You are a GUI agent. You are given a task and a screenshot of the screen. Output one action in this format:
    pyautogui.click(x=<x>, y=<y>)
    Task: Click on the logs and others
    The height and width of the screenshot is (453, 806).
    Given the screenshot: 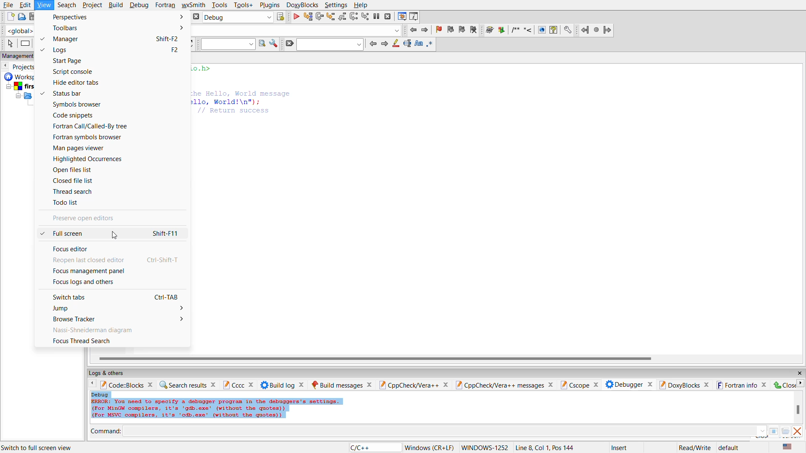 What is the action you would take?
    pyautogui.click(x=113, y=373)
    